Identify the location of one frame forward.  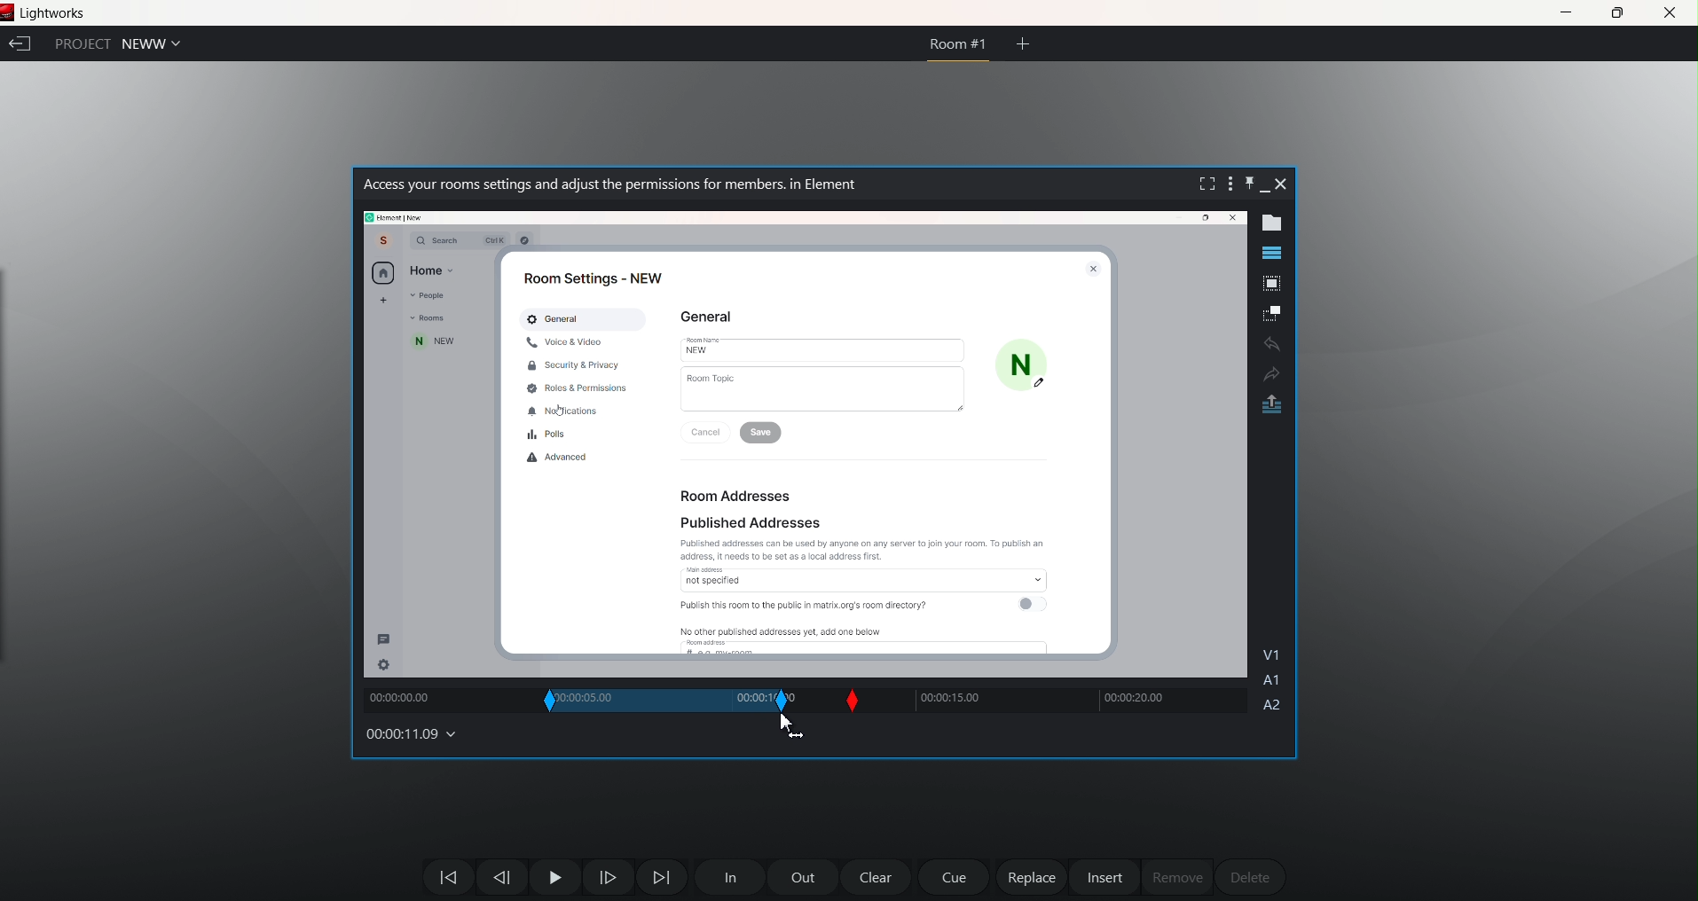
(606, 876).